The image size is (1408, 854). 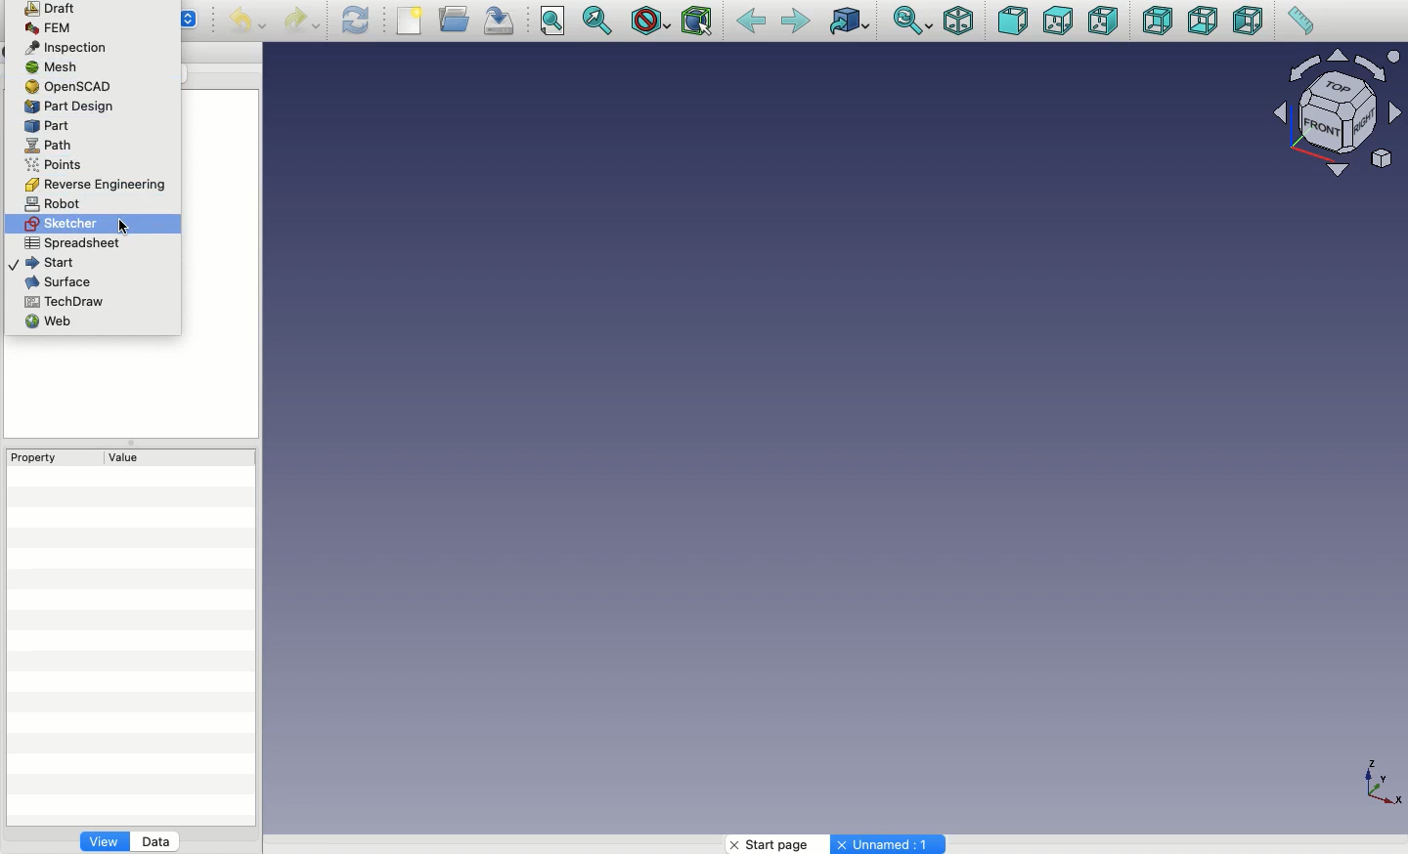 I want to click on Sketcher, so click(x=70, y=224).